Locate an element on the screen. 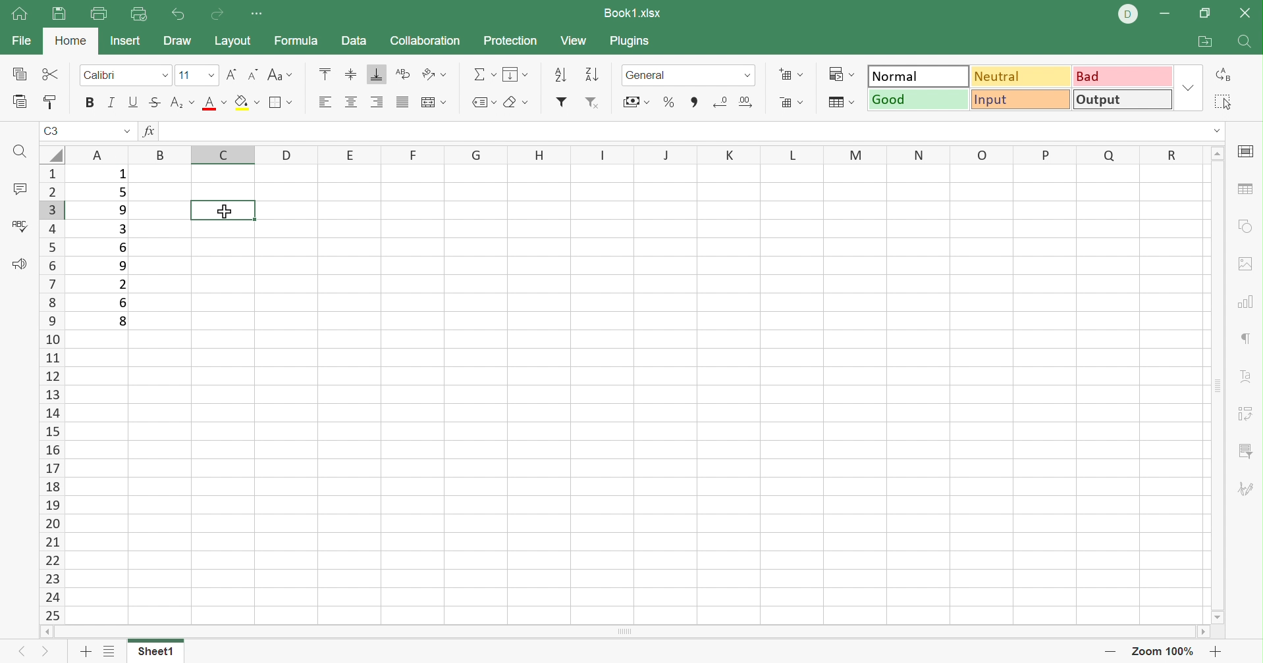  Slicer Settings is located at coordinates (1246, 453).